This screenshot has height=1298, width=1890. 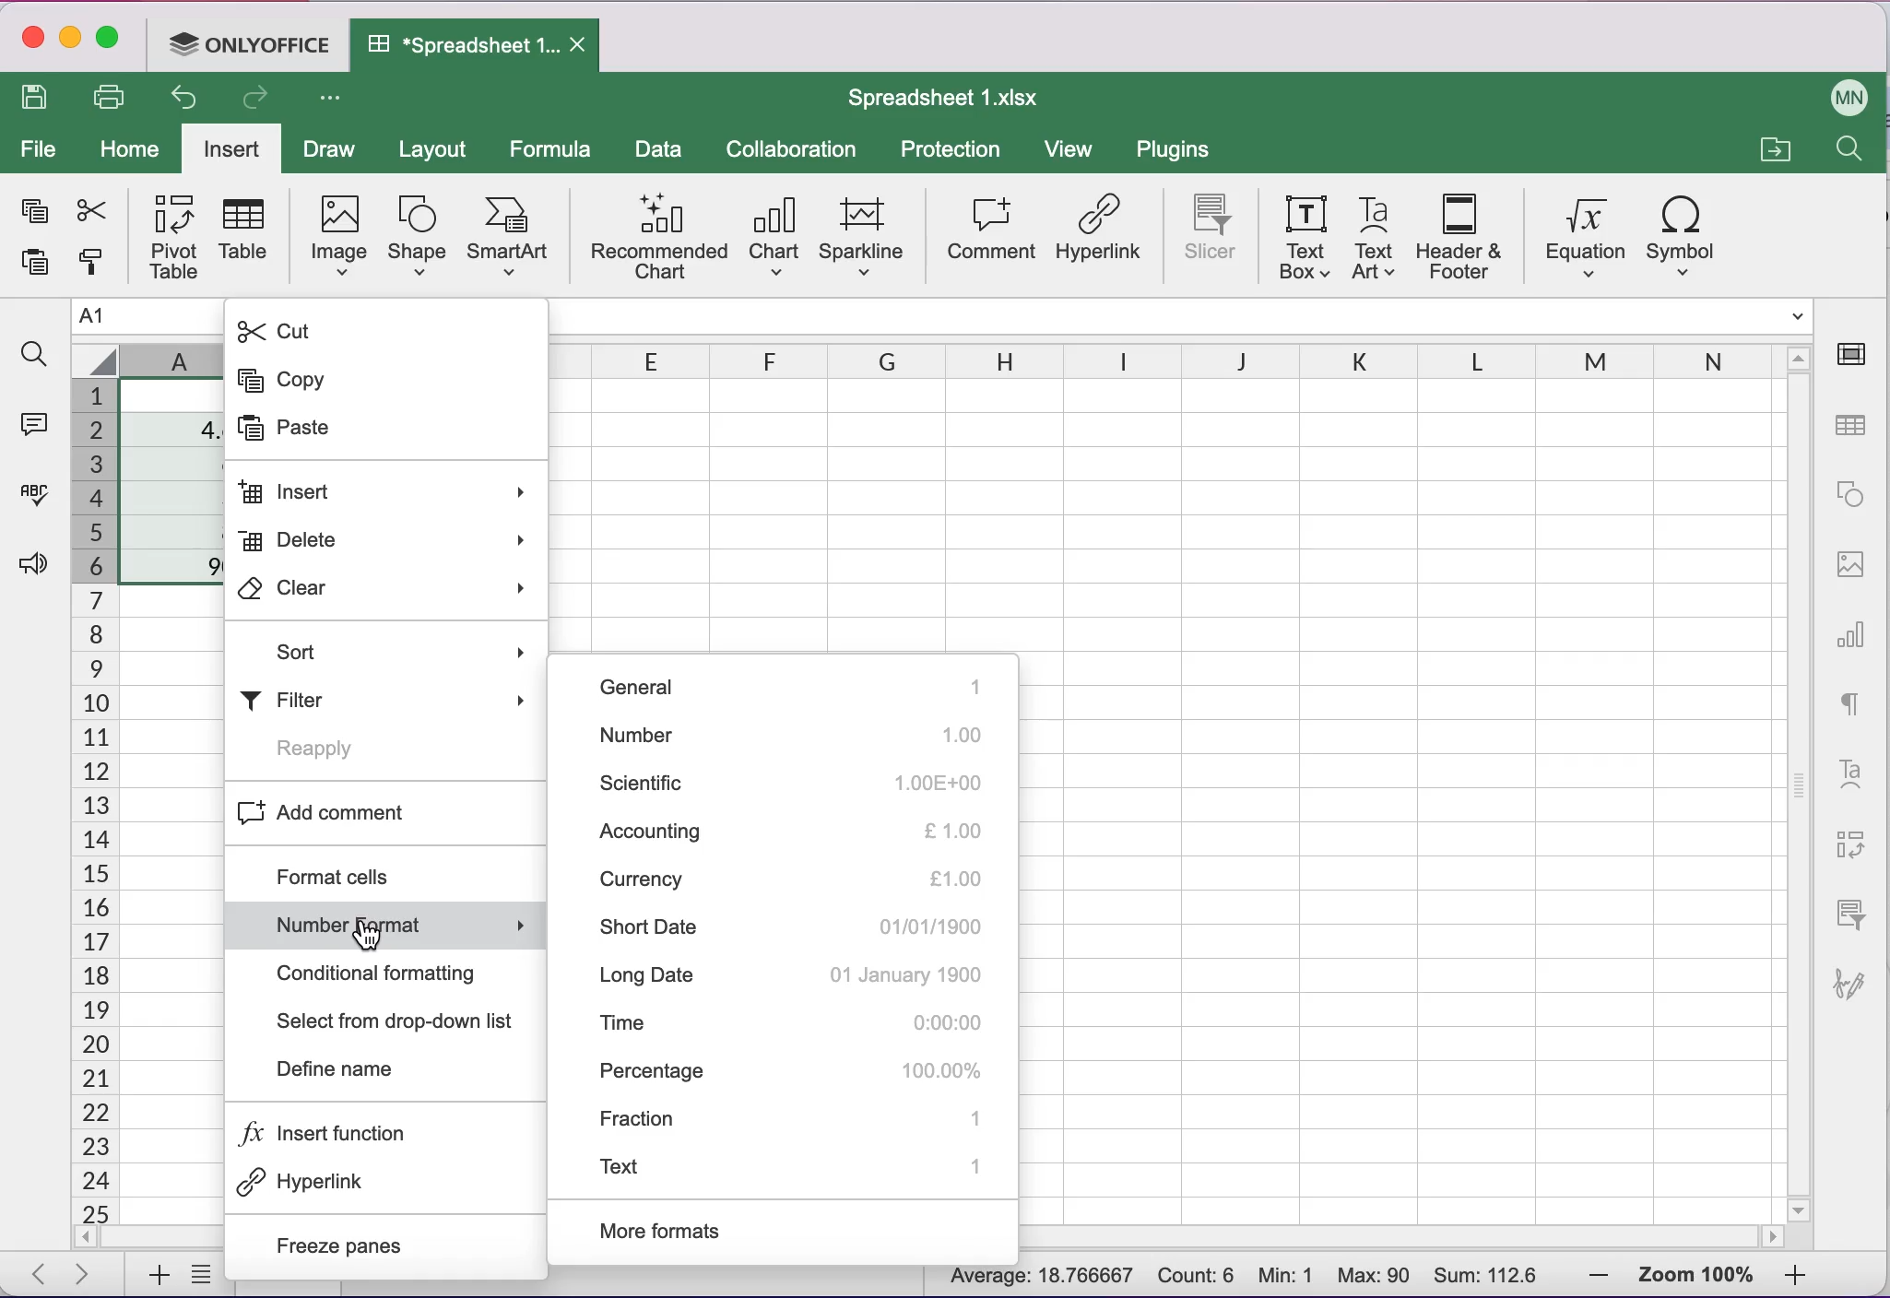 What do you see at coordinates (87, 264) in the screenshot?
I see `copy style` at bounding box center [87, 264].